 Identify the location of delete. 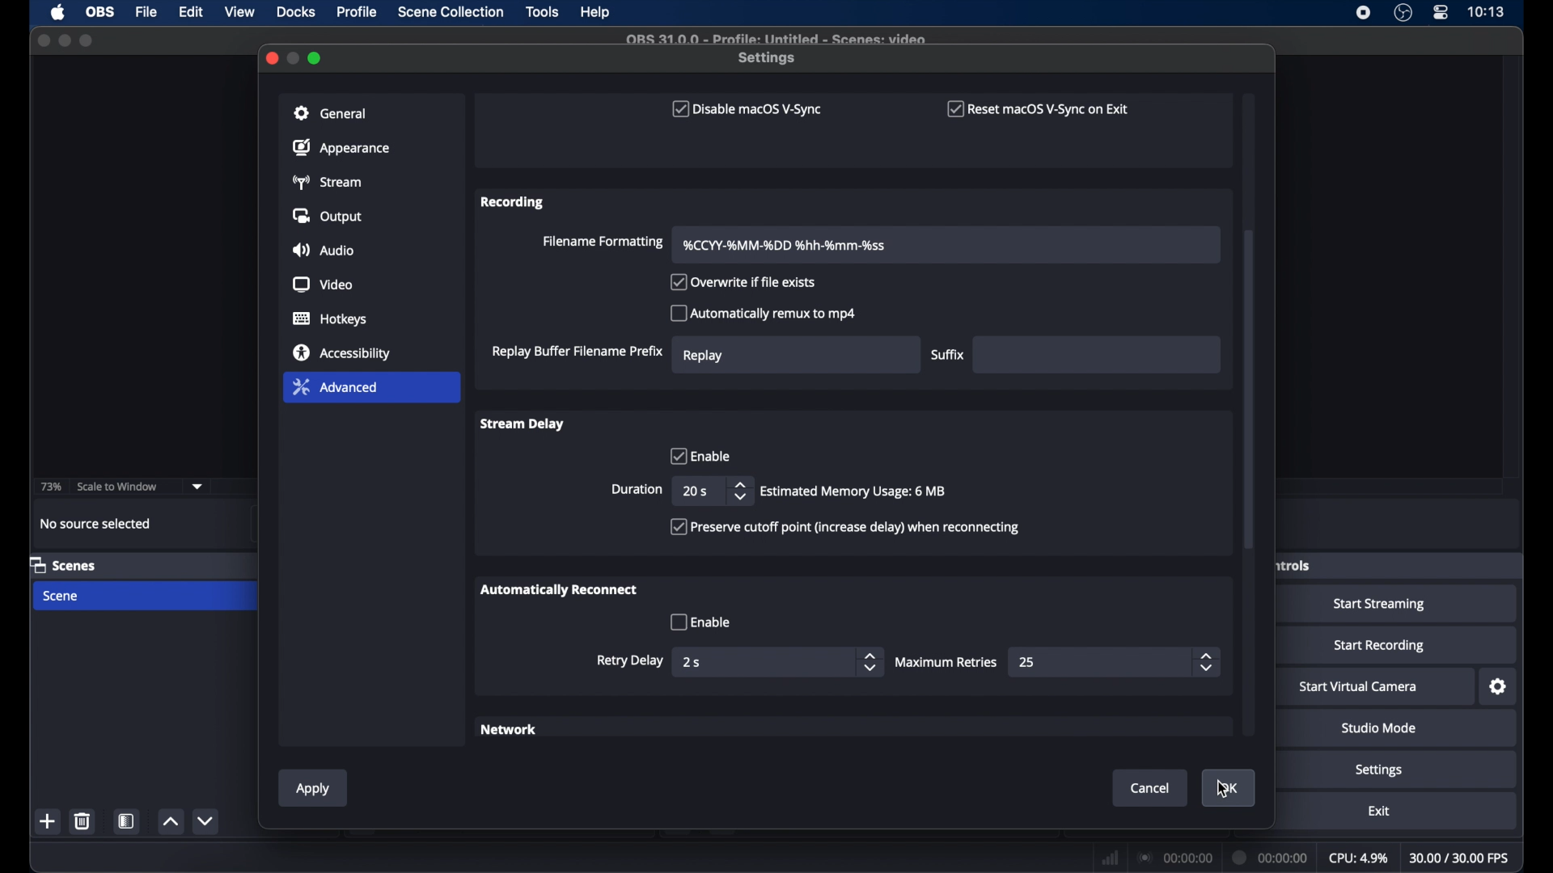
(82, 820).